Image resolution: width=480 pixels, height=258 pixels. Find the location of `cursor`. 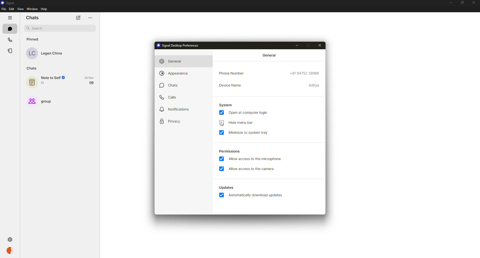

cursor is located at coordinates (222, 124).